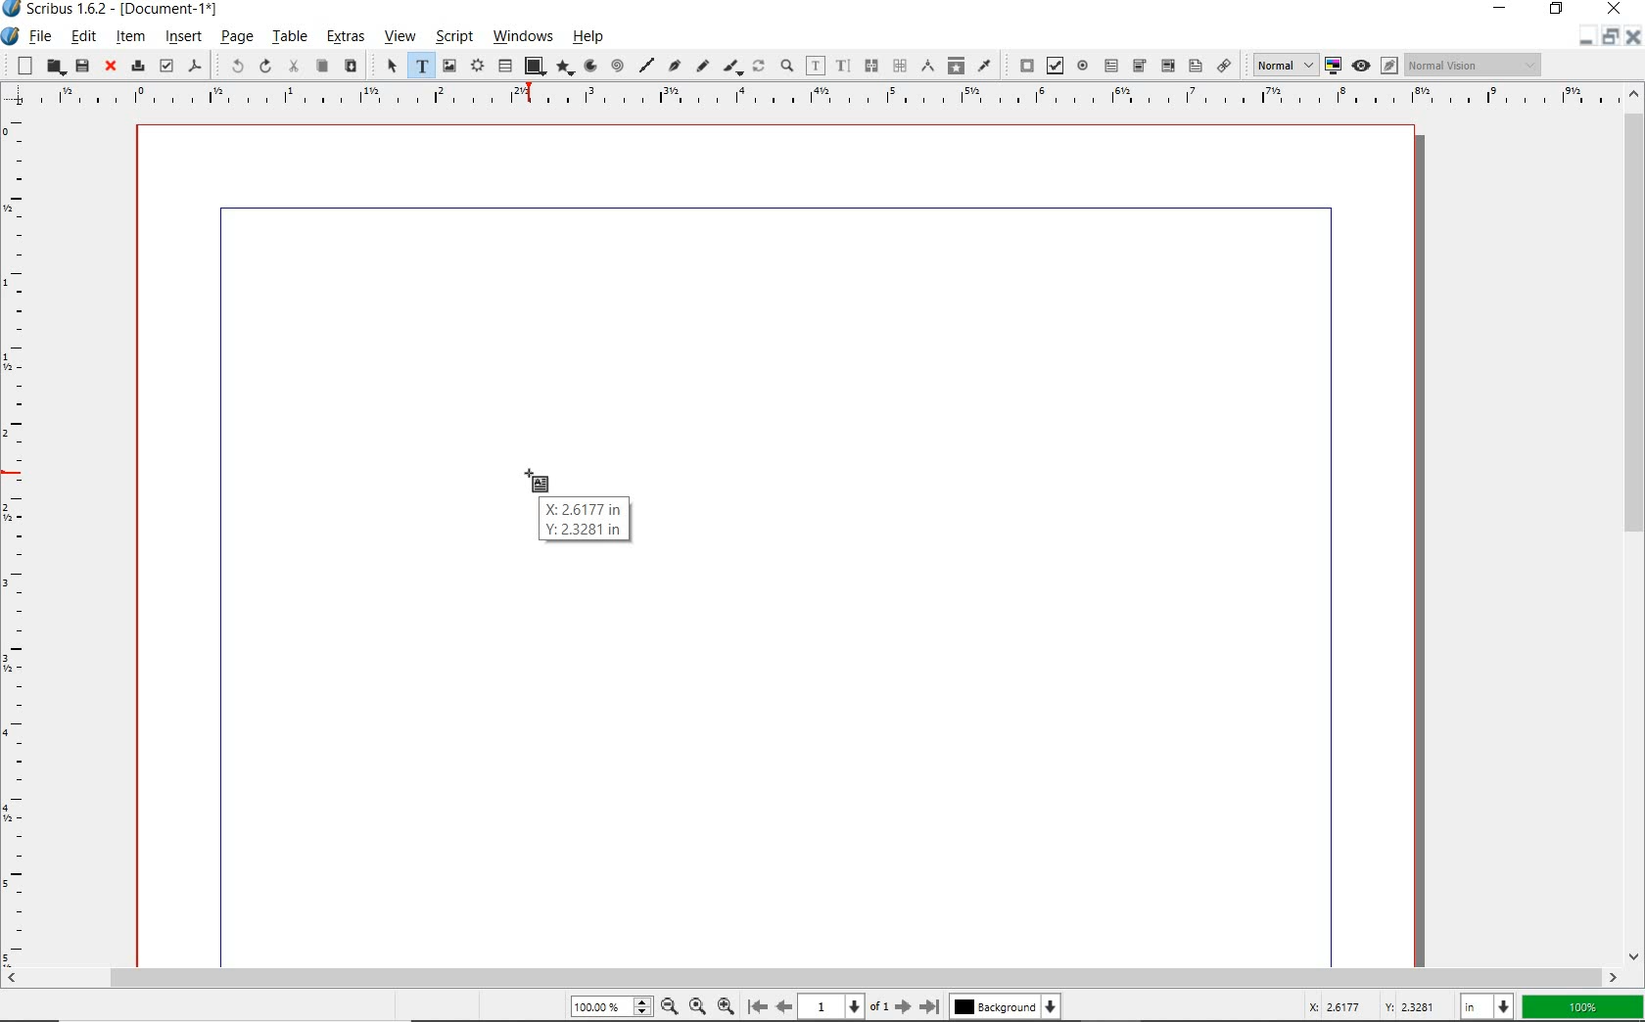 The image size is (1645, 1022). I want to click on Next Page, so click(905, 1006).